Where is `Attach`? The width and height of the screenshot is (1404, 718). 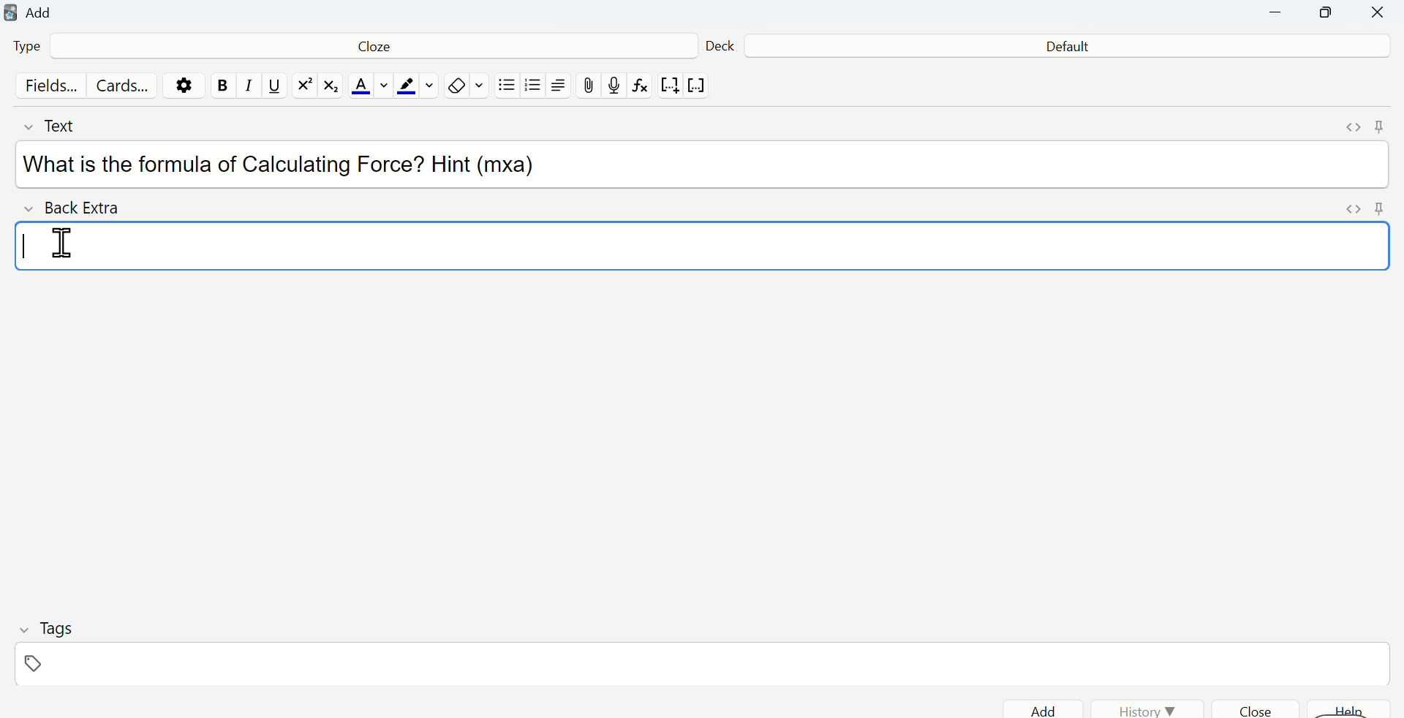
Attach is located at coordinates (590, 85).